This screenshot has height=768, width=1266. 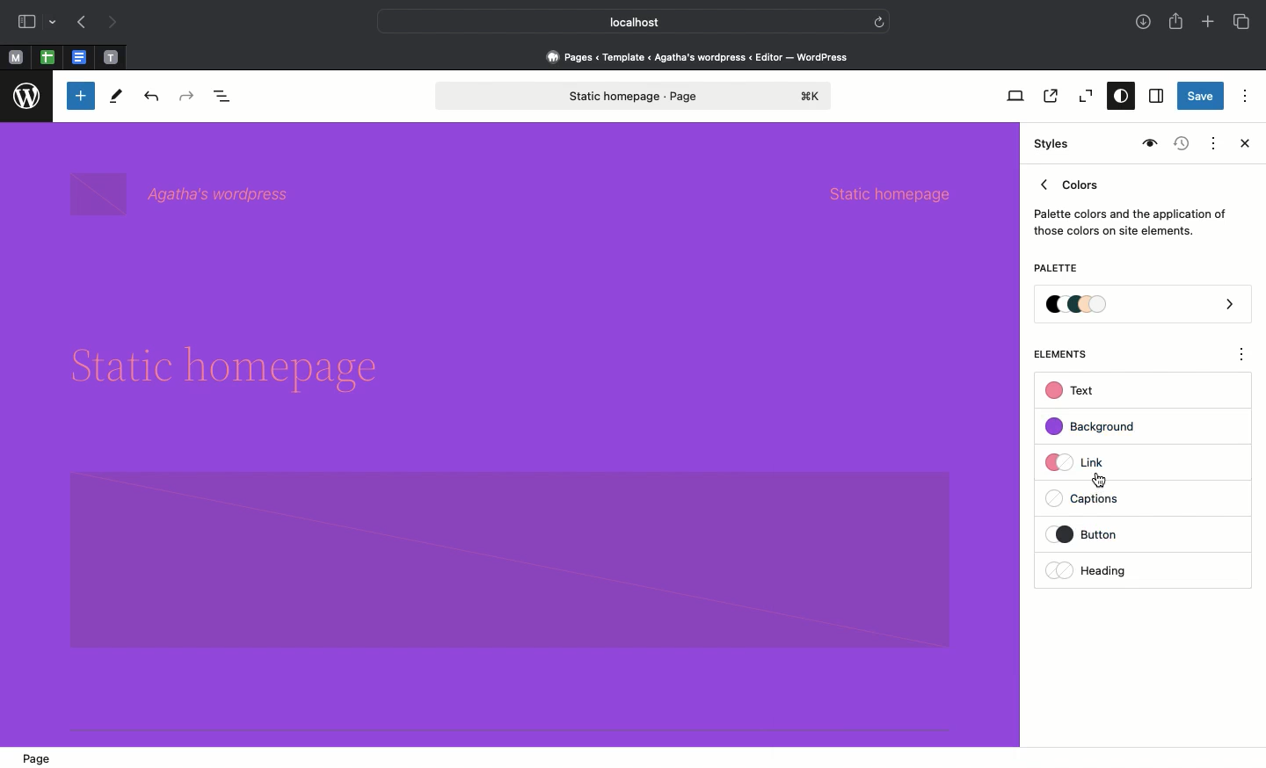 I want to click on Toggle blocker, so click(x=81, y=96).